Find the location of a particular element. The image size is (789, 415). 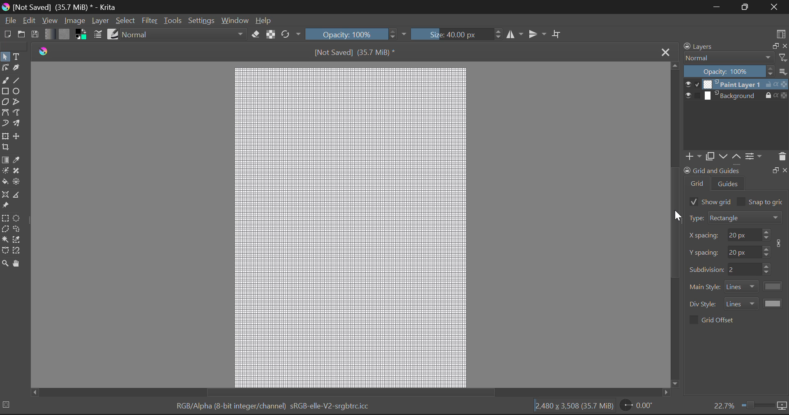

Page Rotation is located at coordinates (638, 407).